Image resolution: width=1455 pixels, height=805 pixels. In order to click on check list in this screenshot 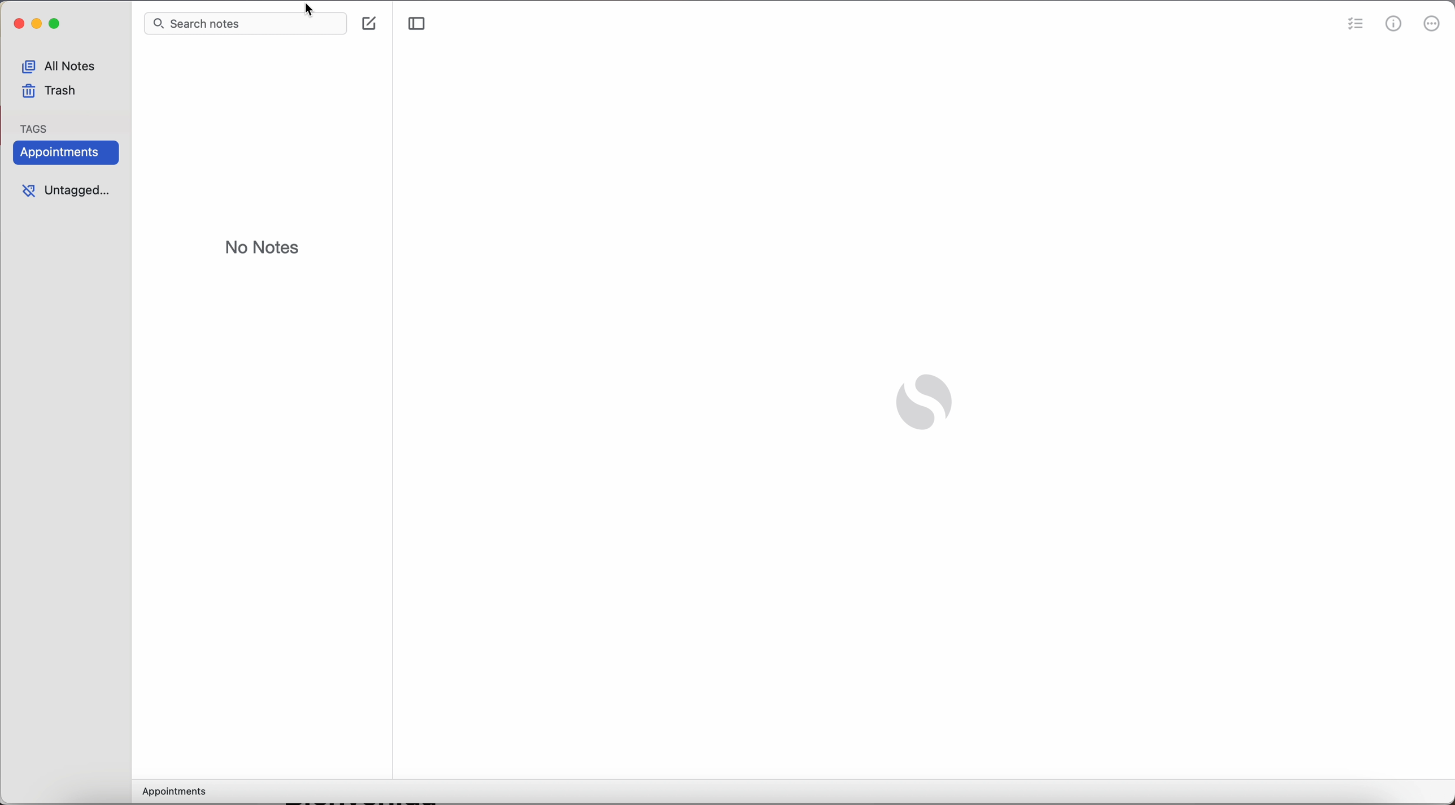, I will do `click(1356, 24)`.